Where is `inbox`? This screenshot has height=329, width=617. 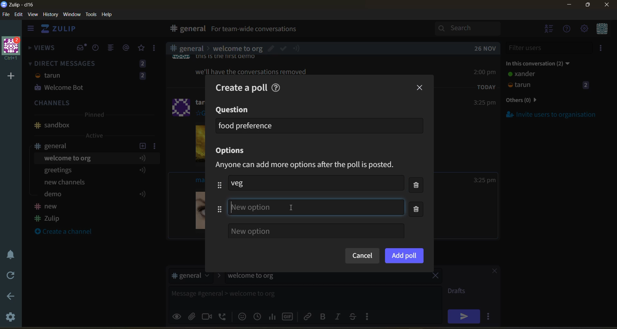
inbox is located at coordinates (81, 48).